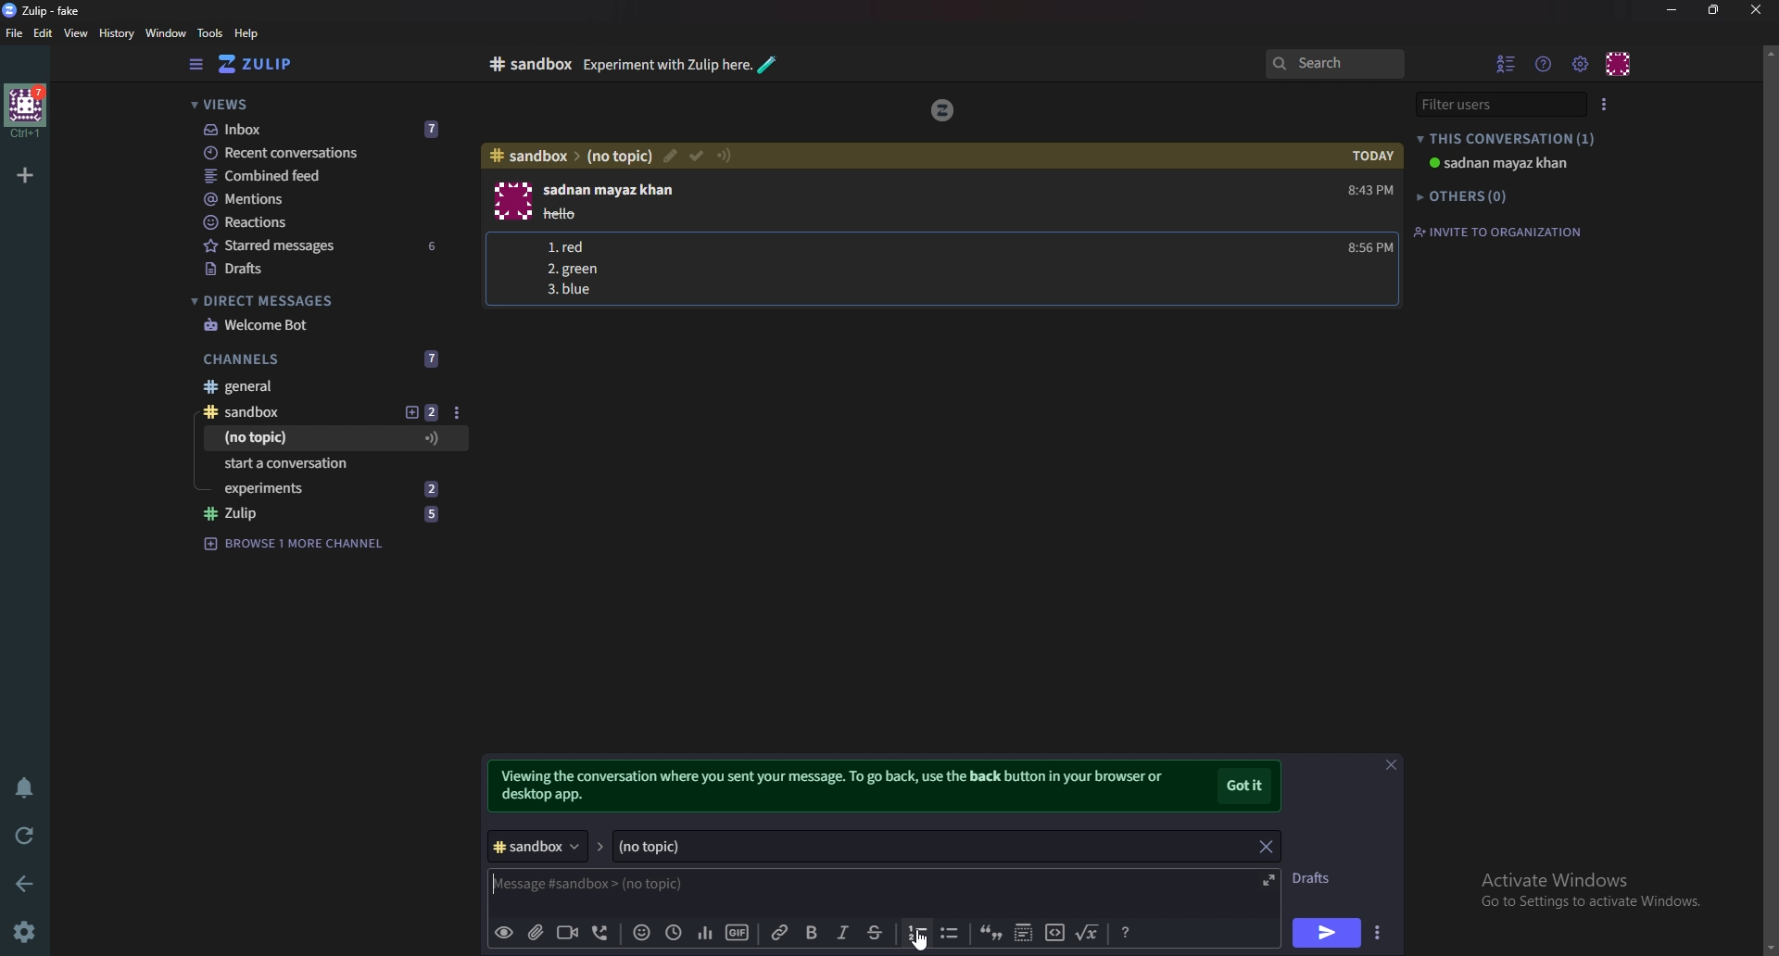  Describe the element at coordinates (1368, 200) in the screenshot. I see `Time` at that location.